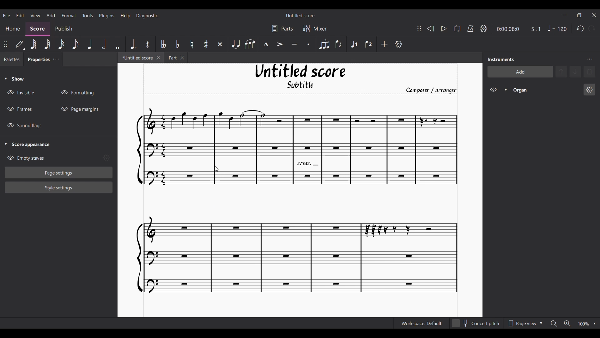 Image resolution: width=600 pixels, height=338 pixels. What do you see at coordinates (63, 29) in the screenshot?
I see `Publish section` at bounding box center [63, 29].